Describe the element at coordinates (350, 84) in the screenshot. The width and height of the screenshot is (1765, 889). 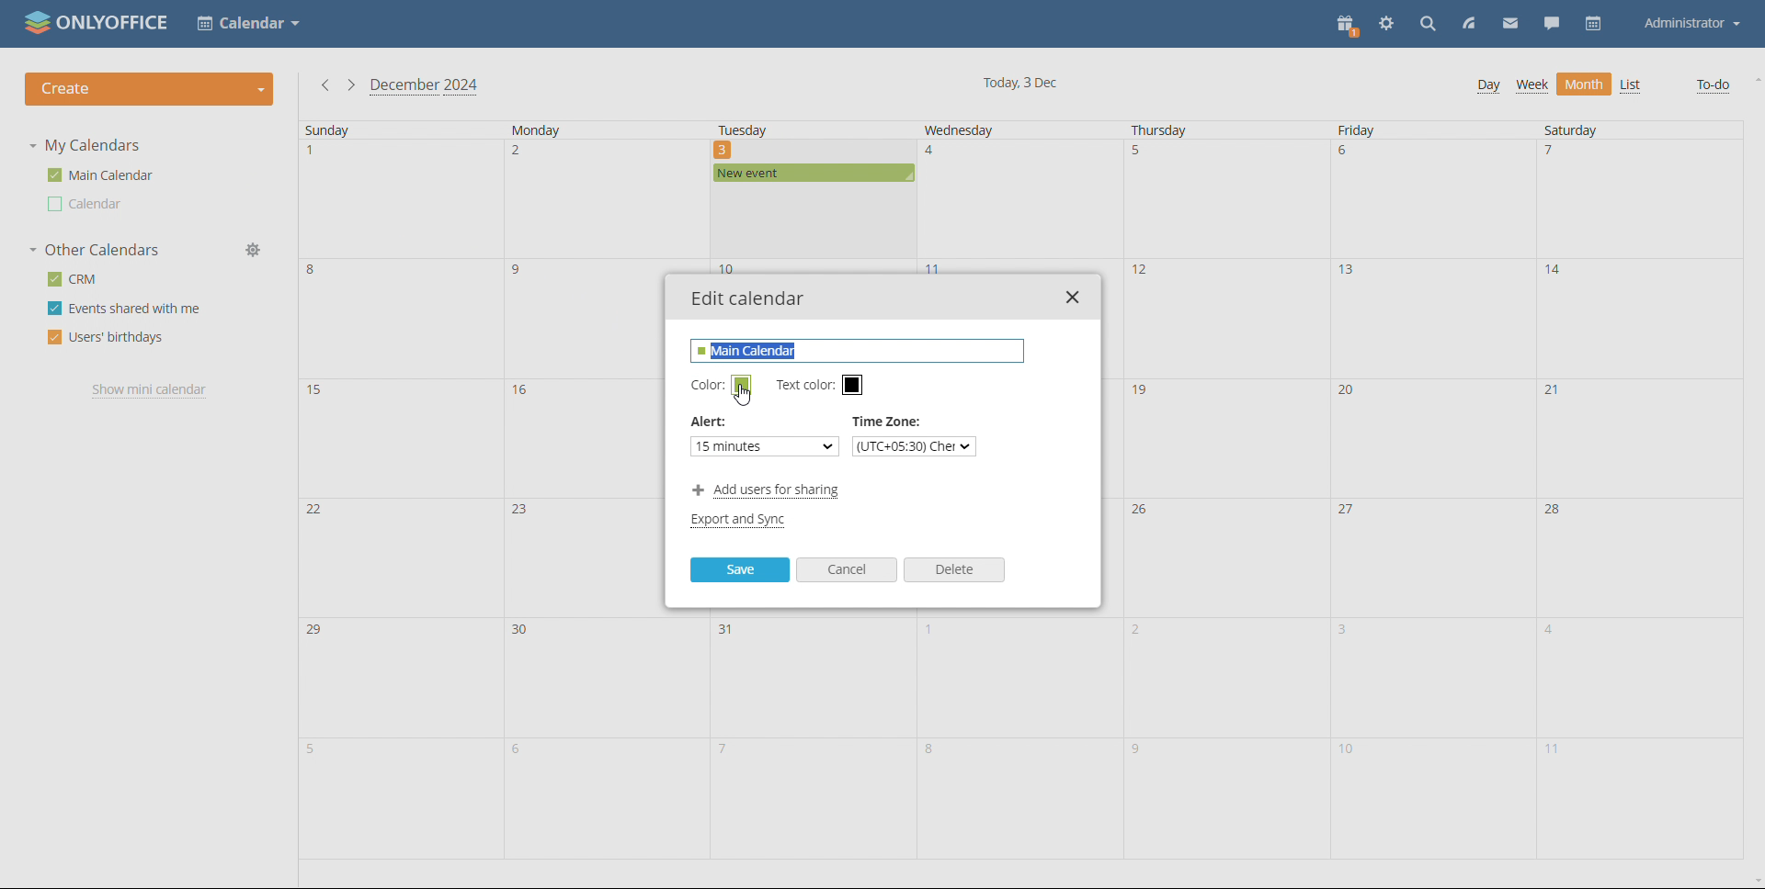
I see `next month` at that location.